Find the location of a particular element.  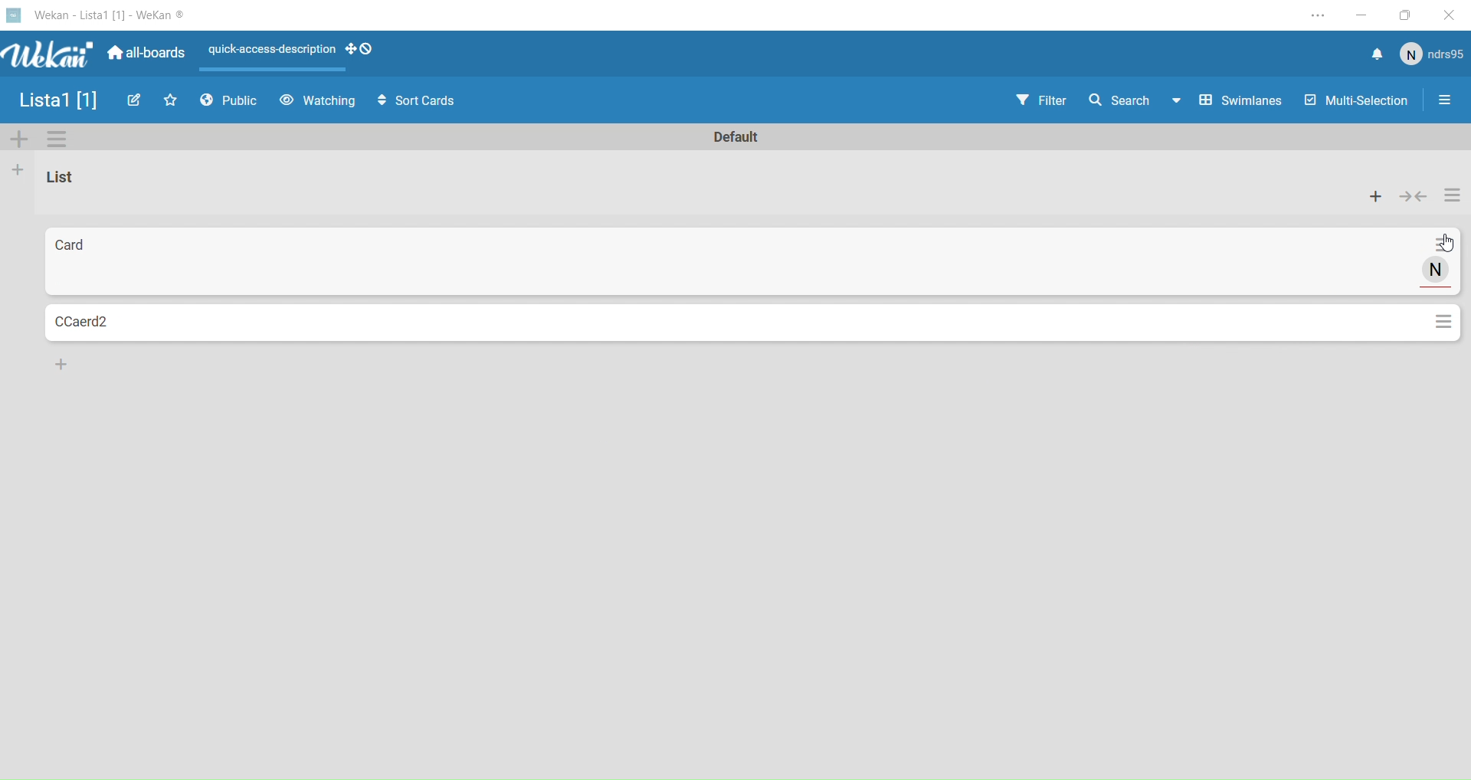

List is located at coordinates (55, 103).